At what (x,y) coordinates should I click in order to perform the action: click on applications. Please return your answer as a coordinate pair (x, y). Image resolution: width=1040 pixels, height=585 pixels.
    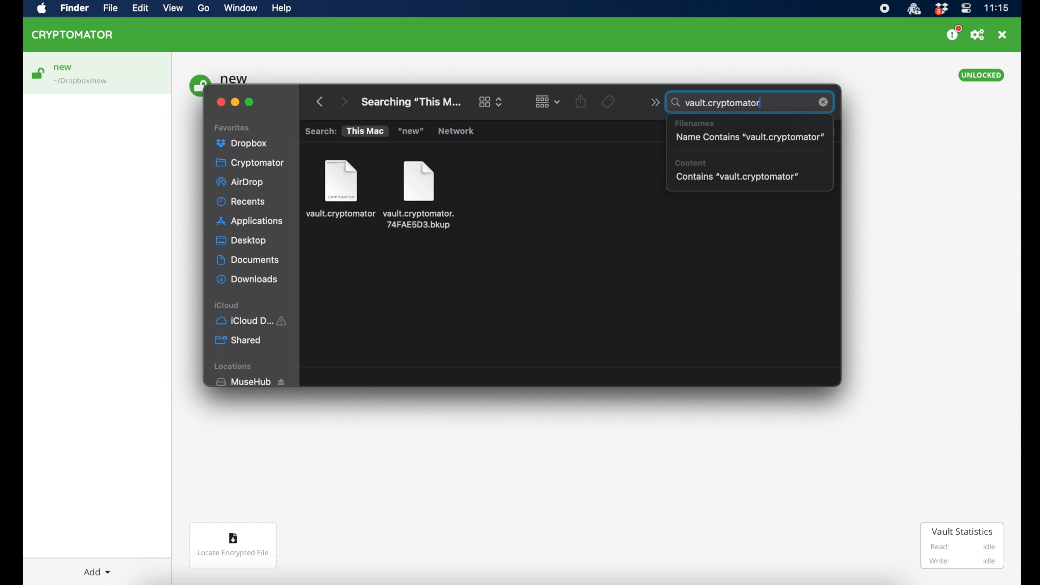
    Looking at the image, I should click on (251, 222).